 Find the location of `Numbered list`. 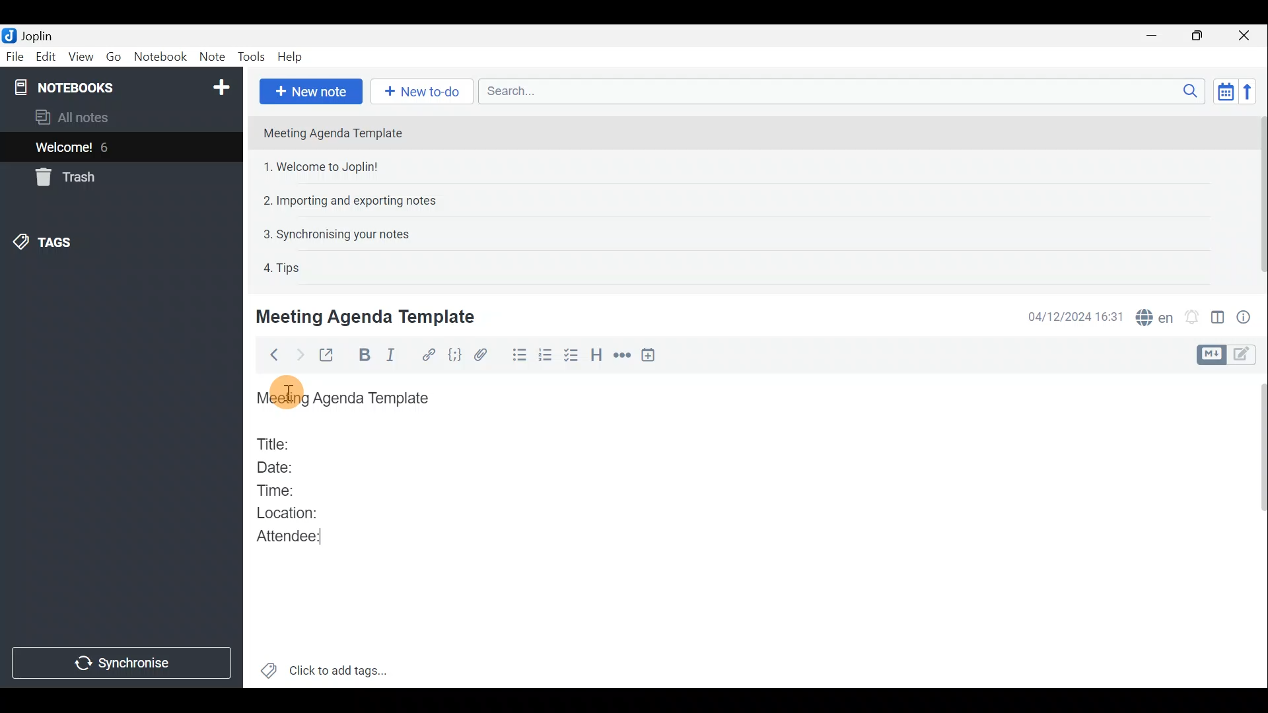

Numbered list is located at coordinates (545, 357).